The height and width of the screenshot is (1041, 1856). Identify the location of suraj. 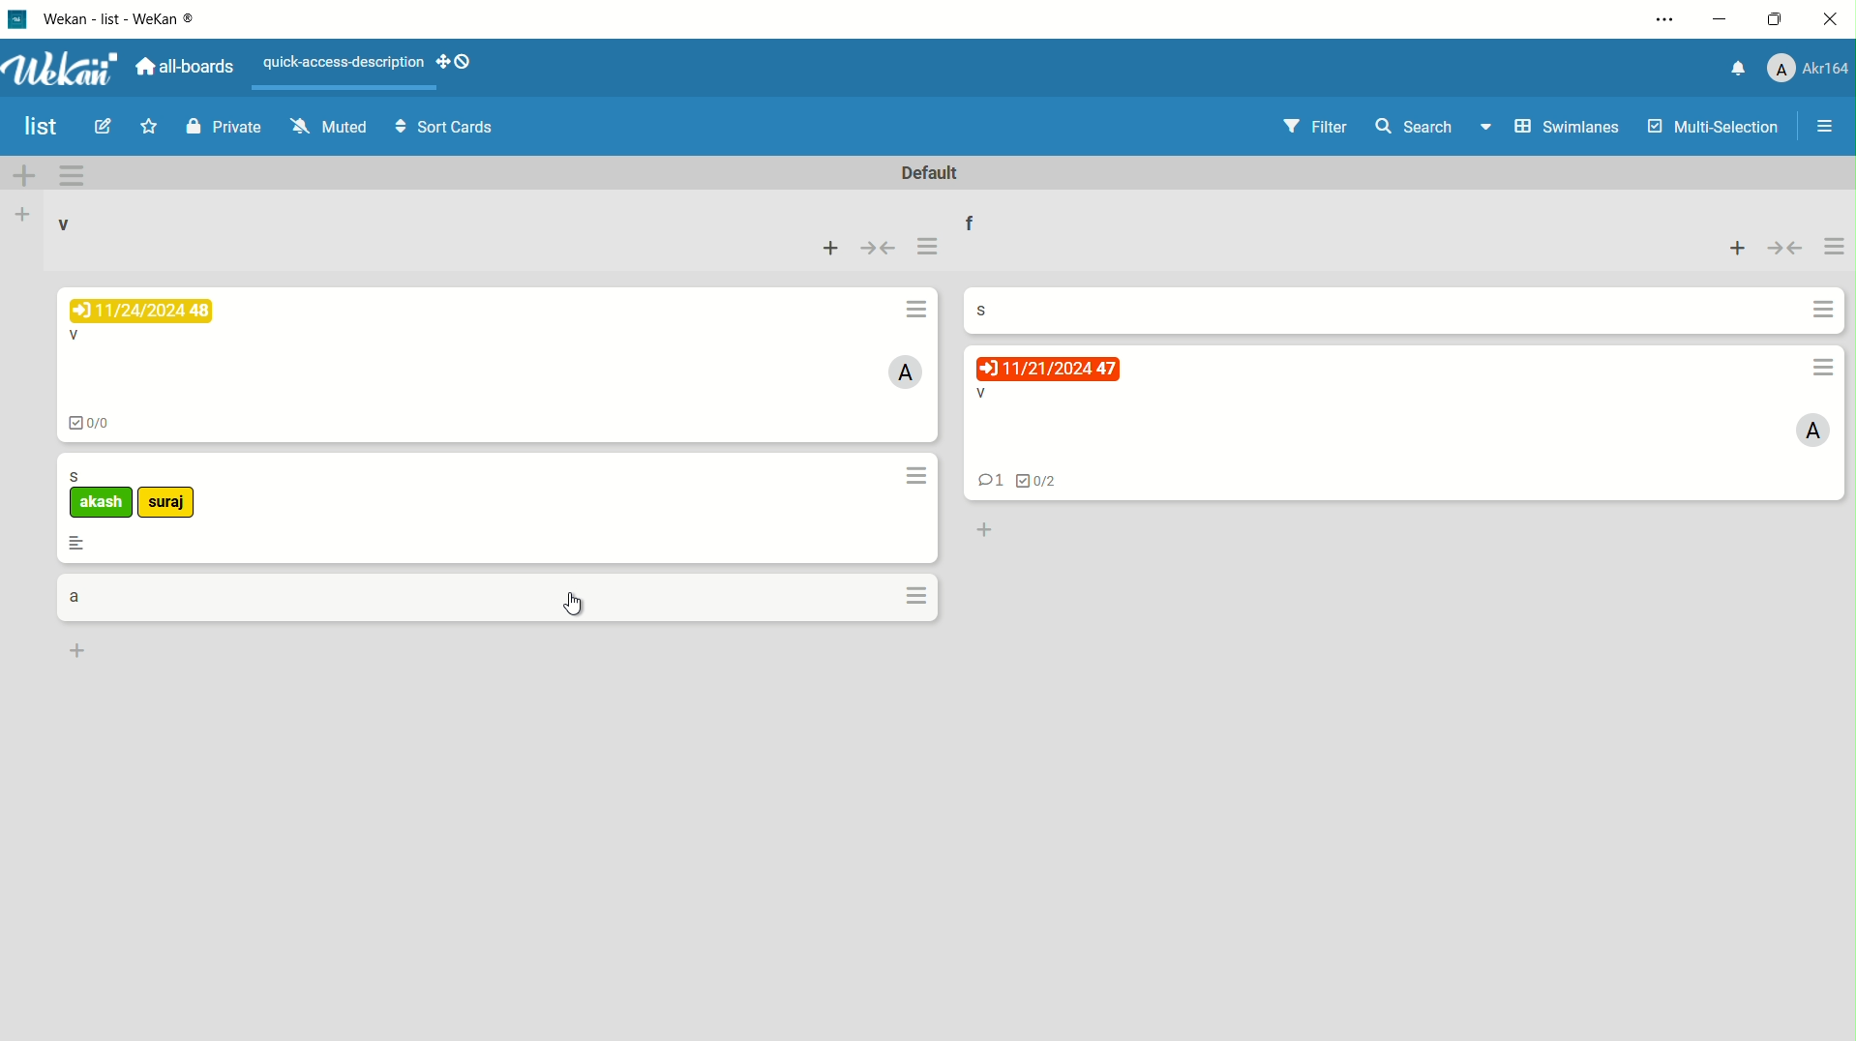
(167, 503).